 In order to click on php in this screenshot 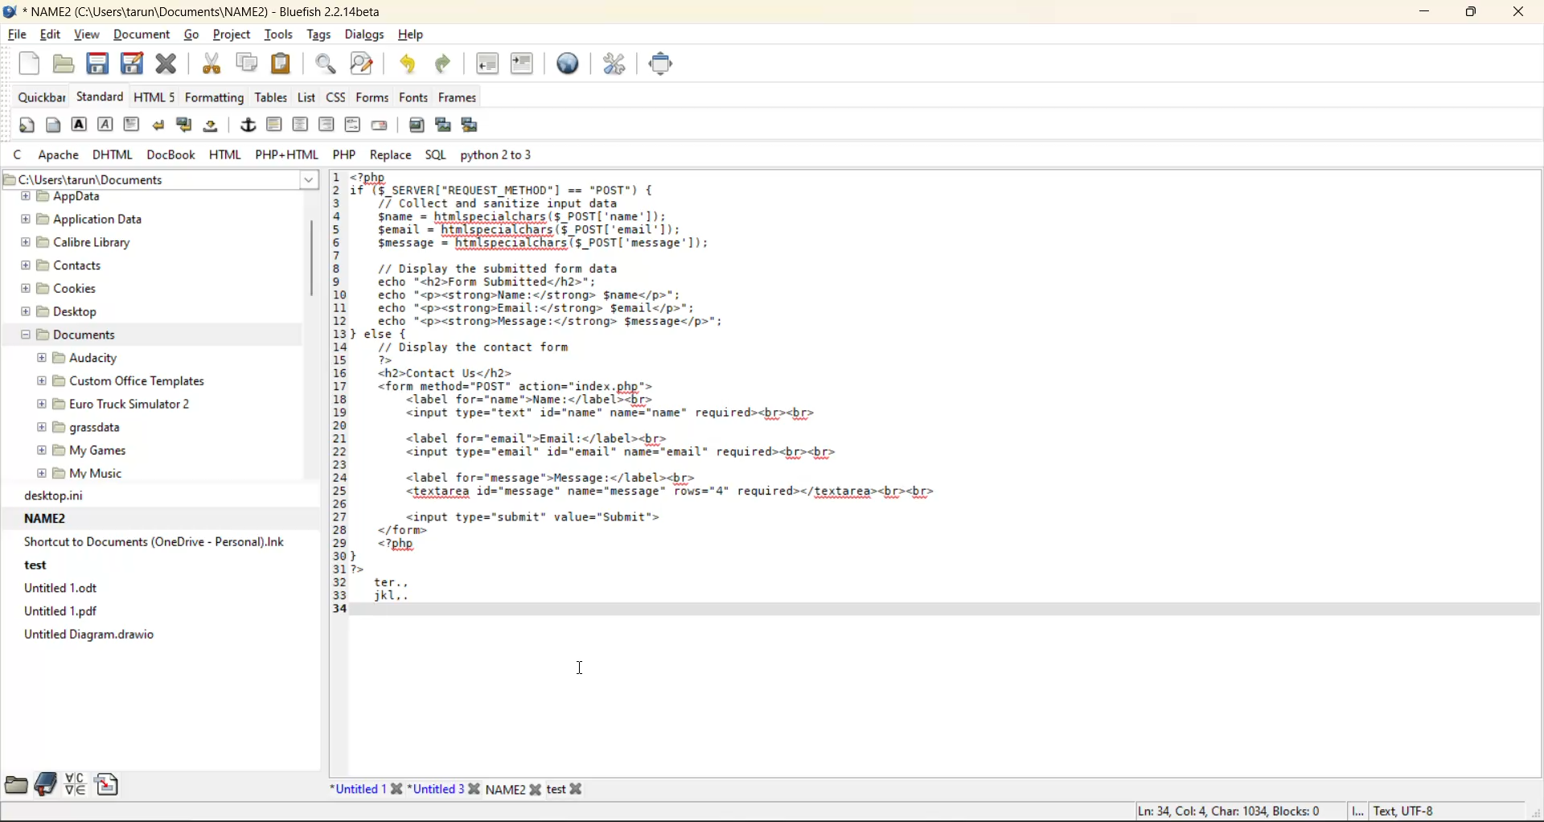, I will do `click(346, 155)`.